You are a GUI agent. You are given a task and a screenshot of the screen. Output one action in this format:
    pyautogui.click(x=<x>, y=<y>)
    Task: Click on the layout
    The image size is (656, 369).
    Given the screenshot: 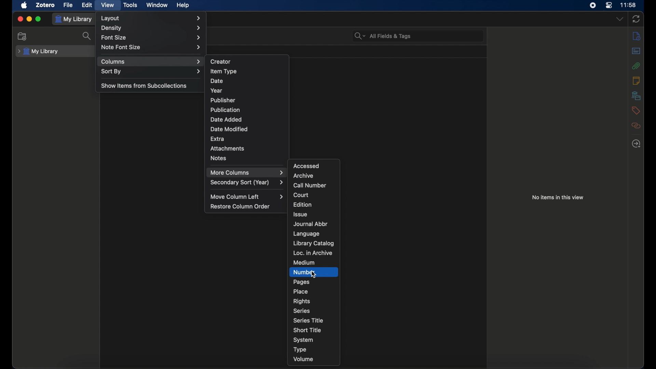 What is the action you would take?
    pyautogui.click(x=151, y=18)
    